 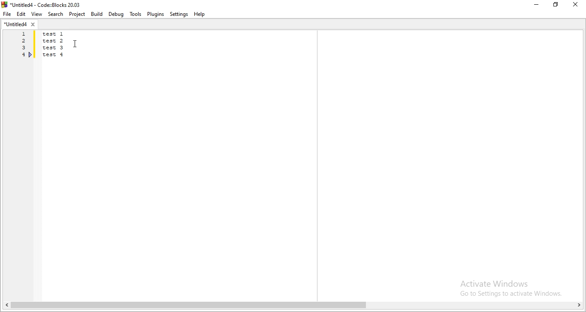 What do you see at coordinates (577, 5) in the screenshot?
I see `close` at bounding box center [577, 5].